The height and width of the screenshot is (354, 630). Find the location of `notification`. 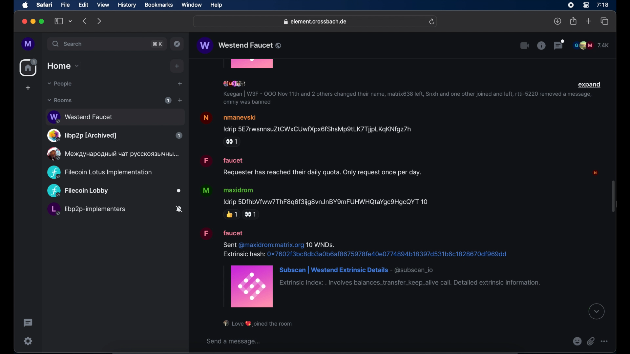

notification is located at coordinates (258, 324).